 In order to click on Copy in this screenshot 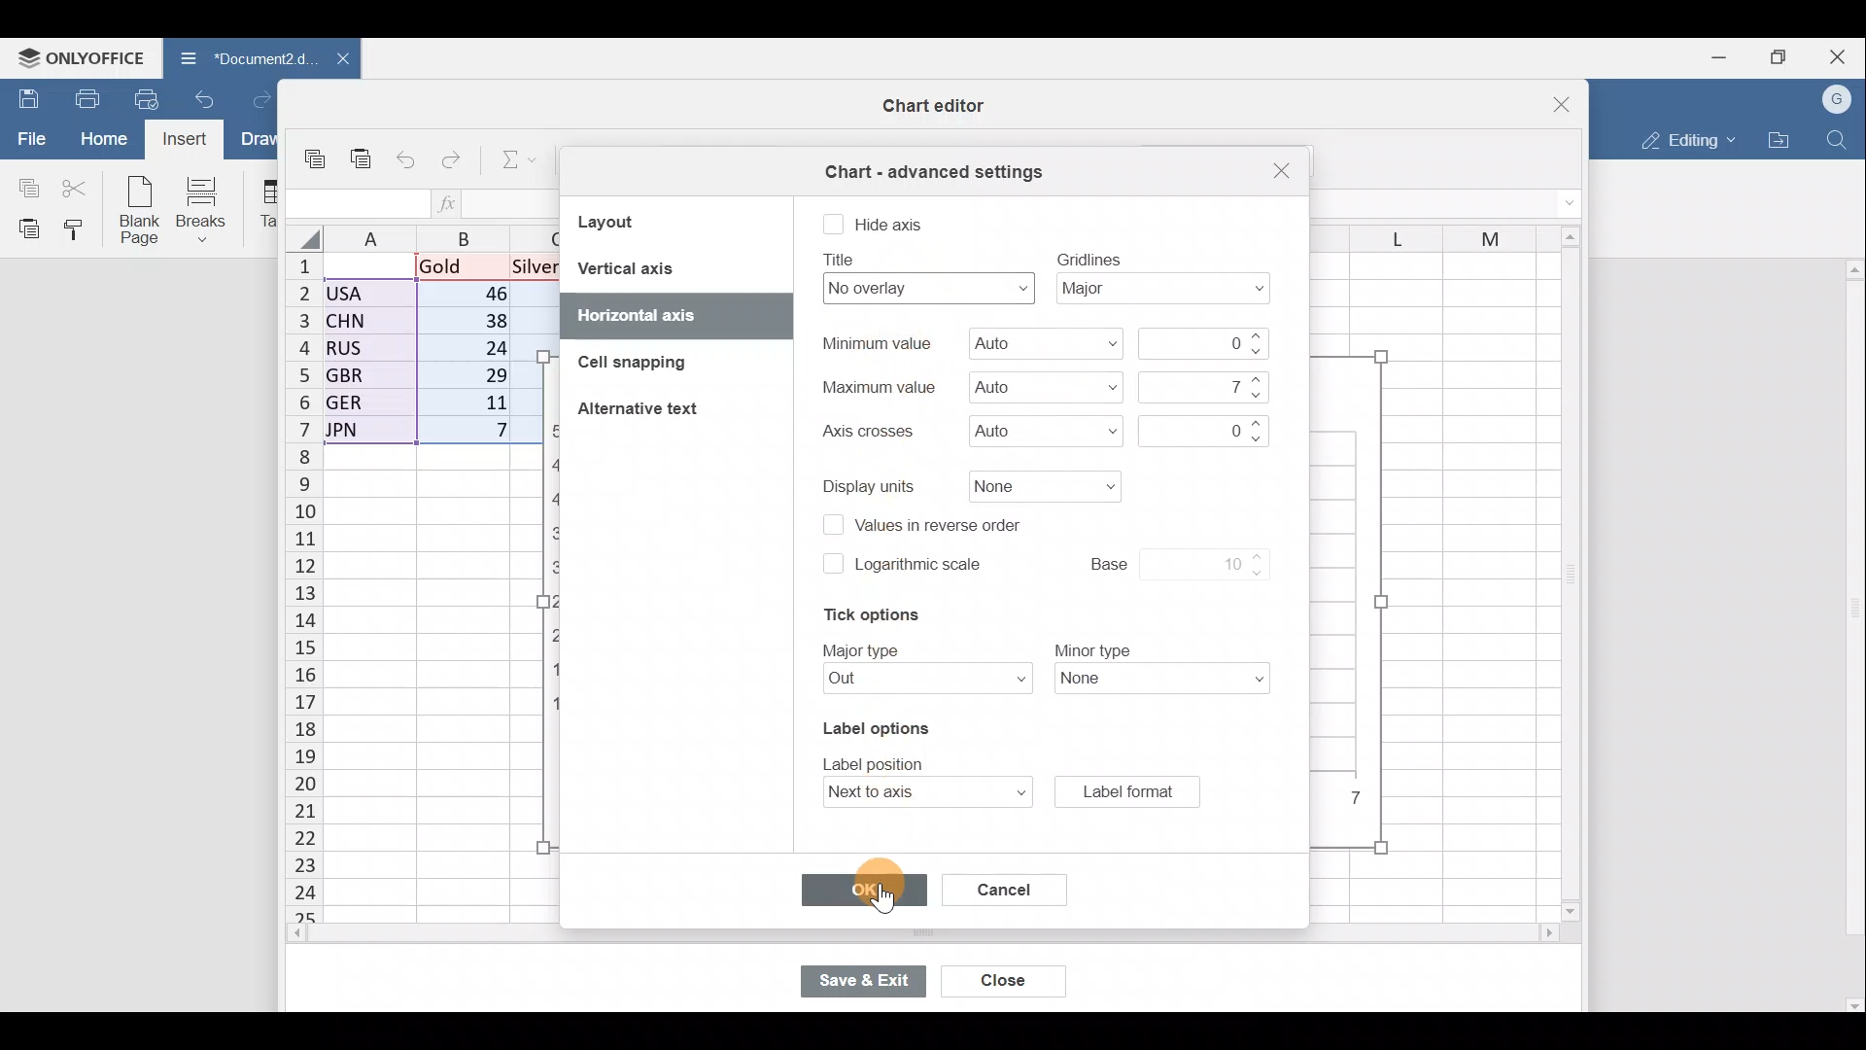, I will do `click(24, 186)`.